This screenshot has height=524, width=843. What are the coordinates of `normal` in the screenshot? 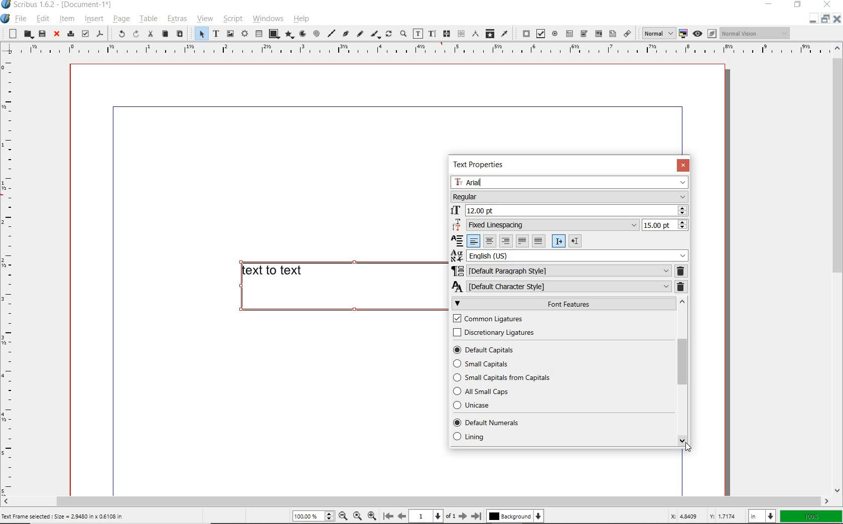 It's located at (657, 33).